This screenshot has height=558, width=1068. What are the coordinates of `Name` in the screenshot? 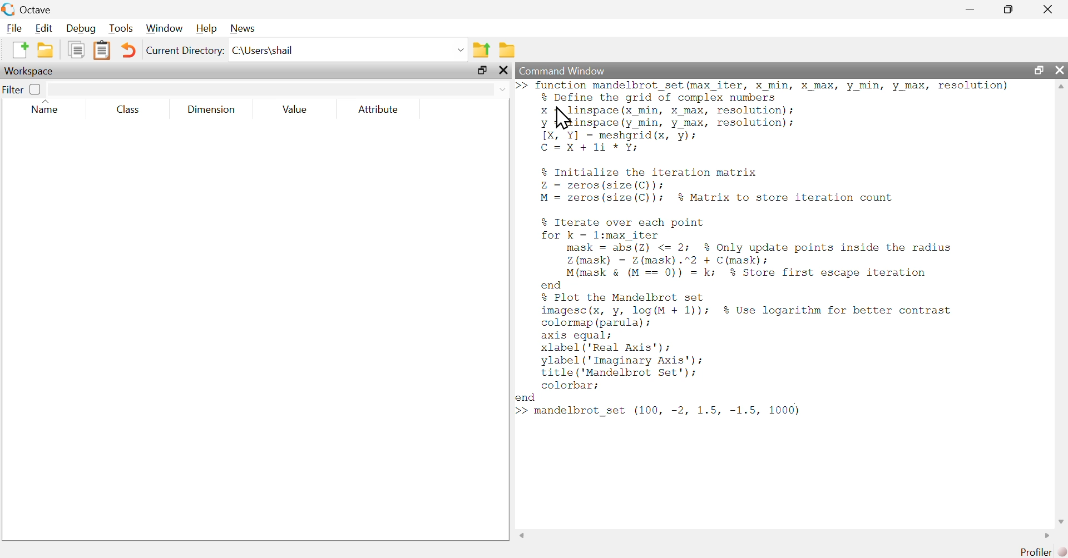 It's located at (50, 108).